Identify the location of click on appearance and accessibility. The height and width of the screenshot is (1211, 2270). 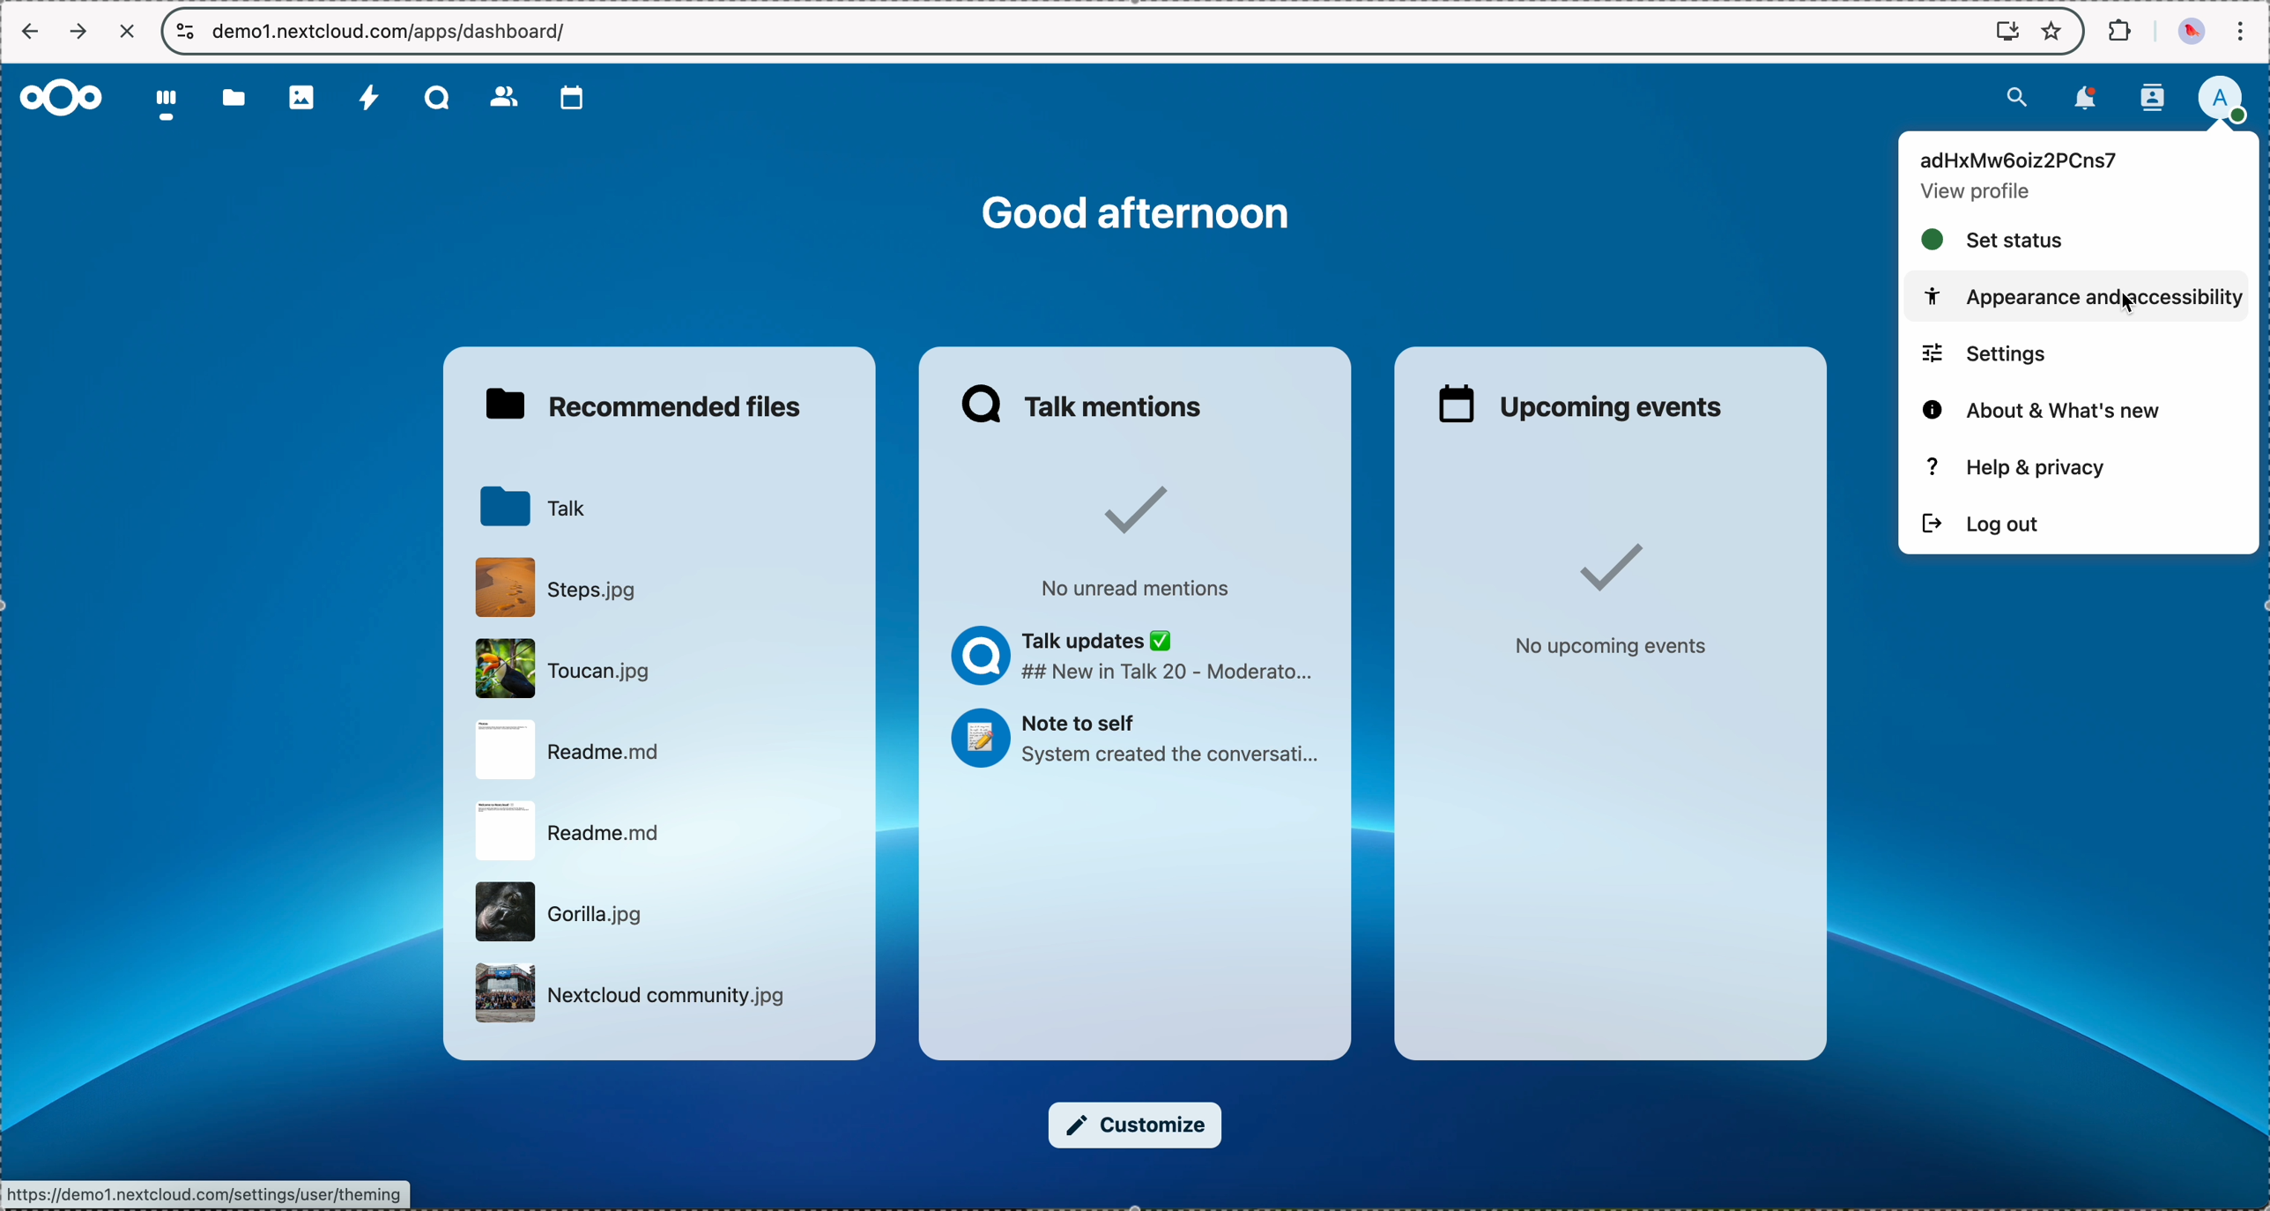
(2080, 296).